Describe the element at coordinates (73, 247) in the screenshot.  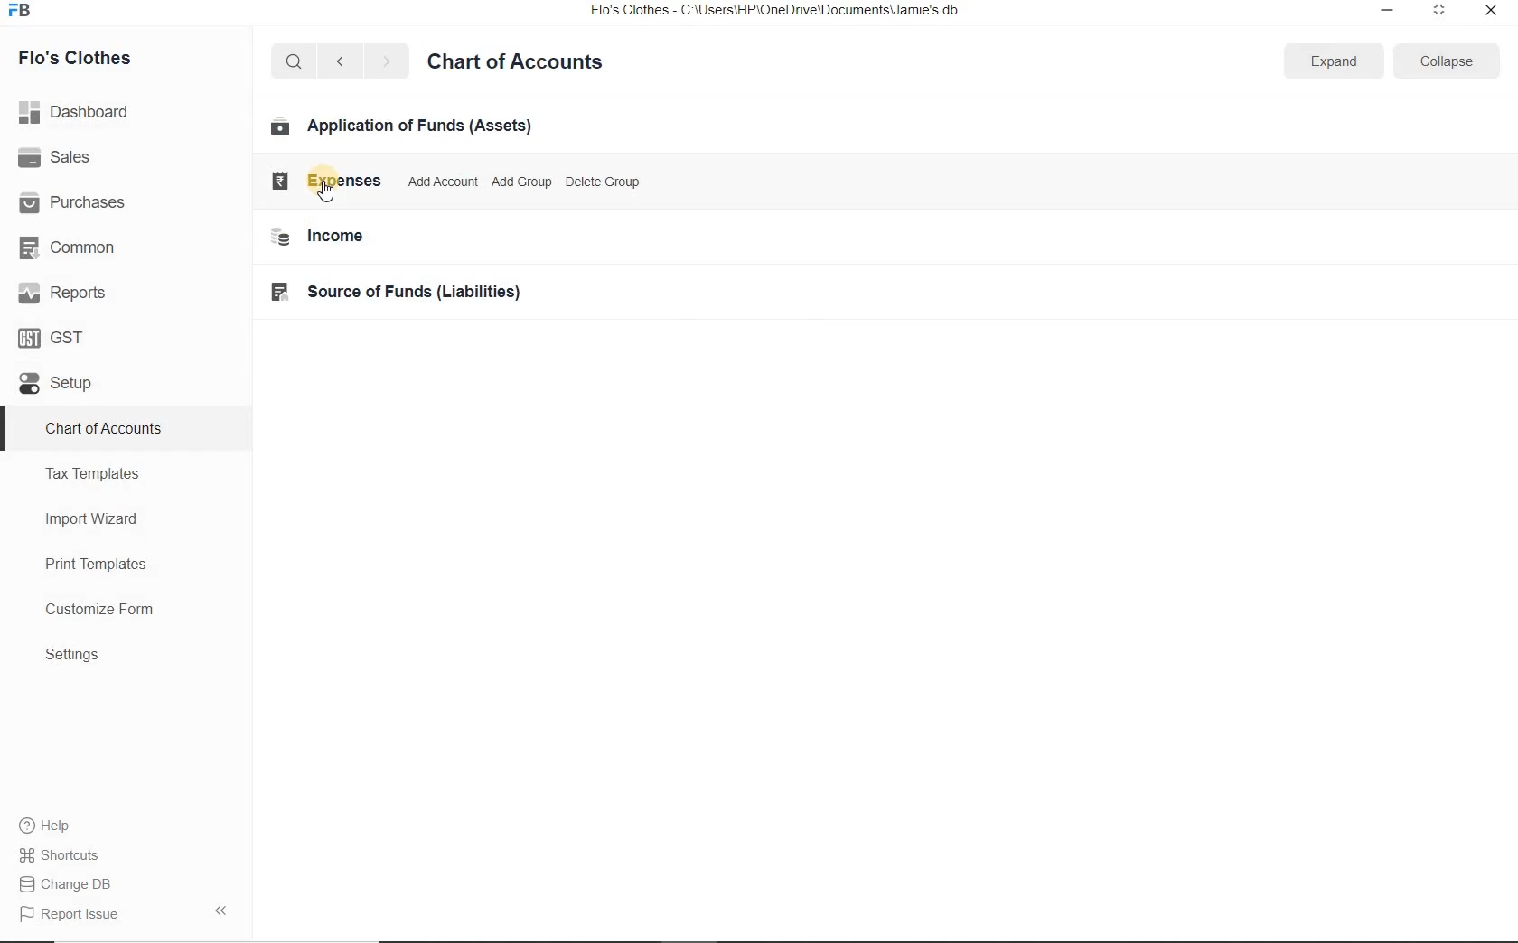
I see `Common` at that location.